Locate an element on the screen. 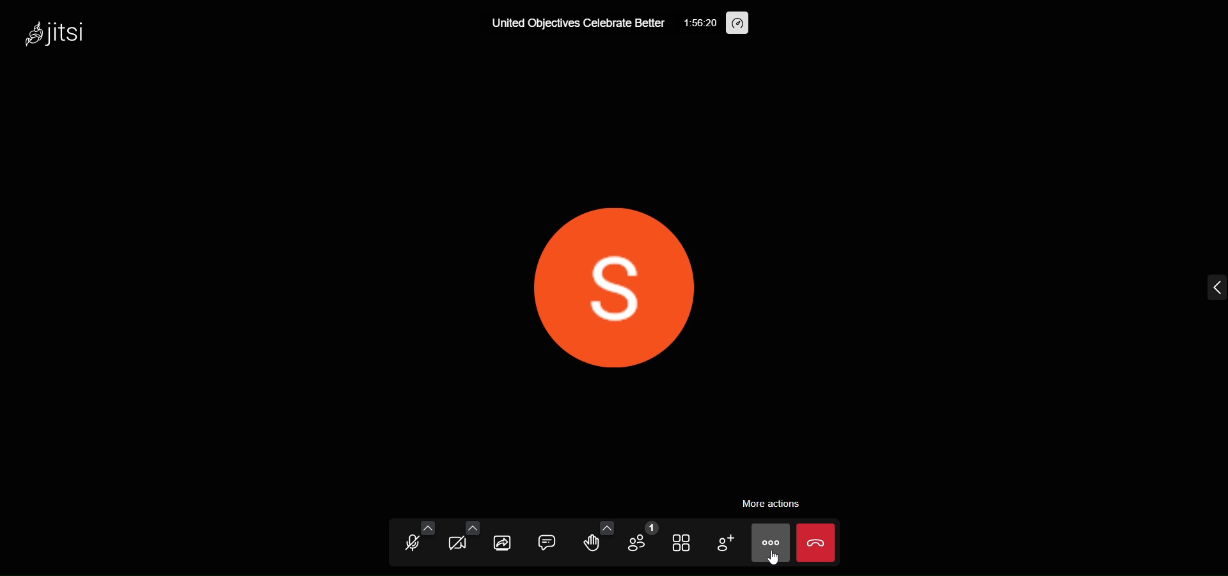 The image size is (1228, 576). more emoji is located at coordinates (606, 527).